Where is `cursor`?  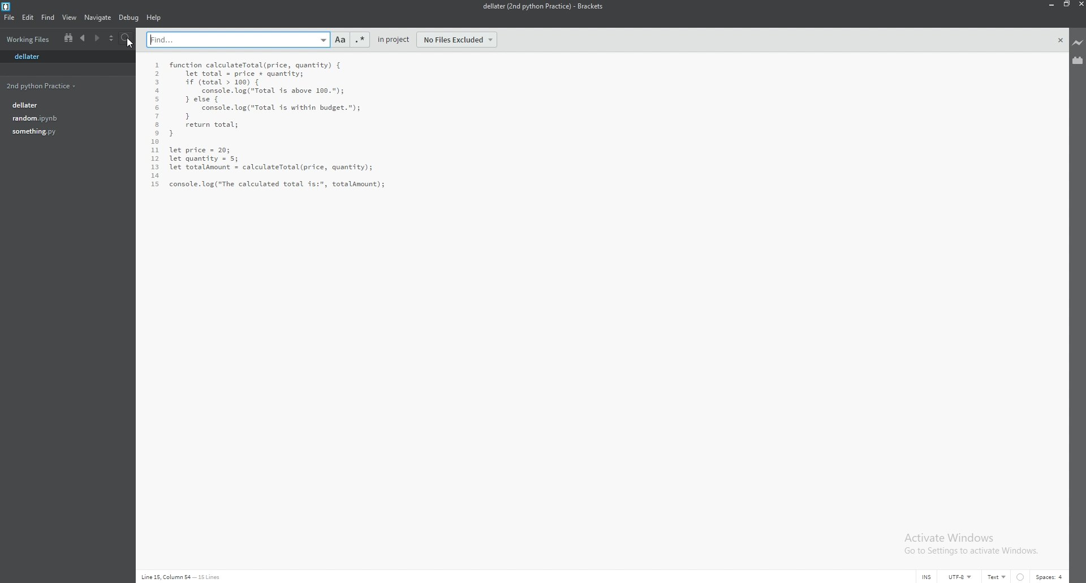 cursor is located at coordinates (131, 42).